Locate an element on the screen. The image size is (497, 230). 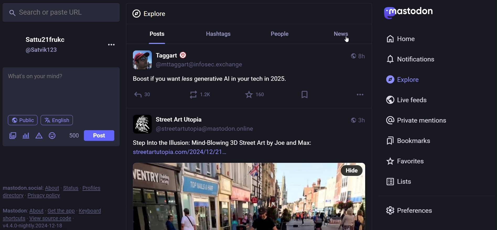
notification is located at coordinates (411, 59).